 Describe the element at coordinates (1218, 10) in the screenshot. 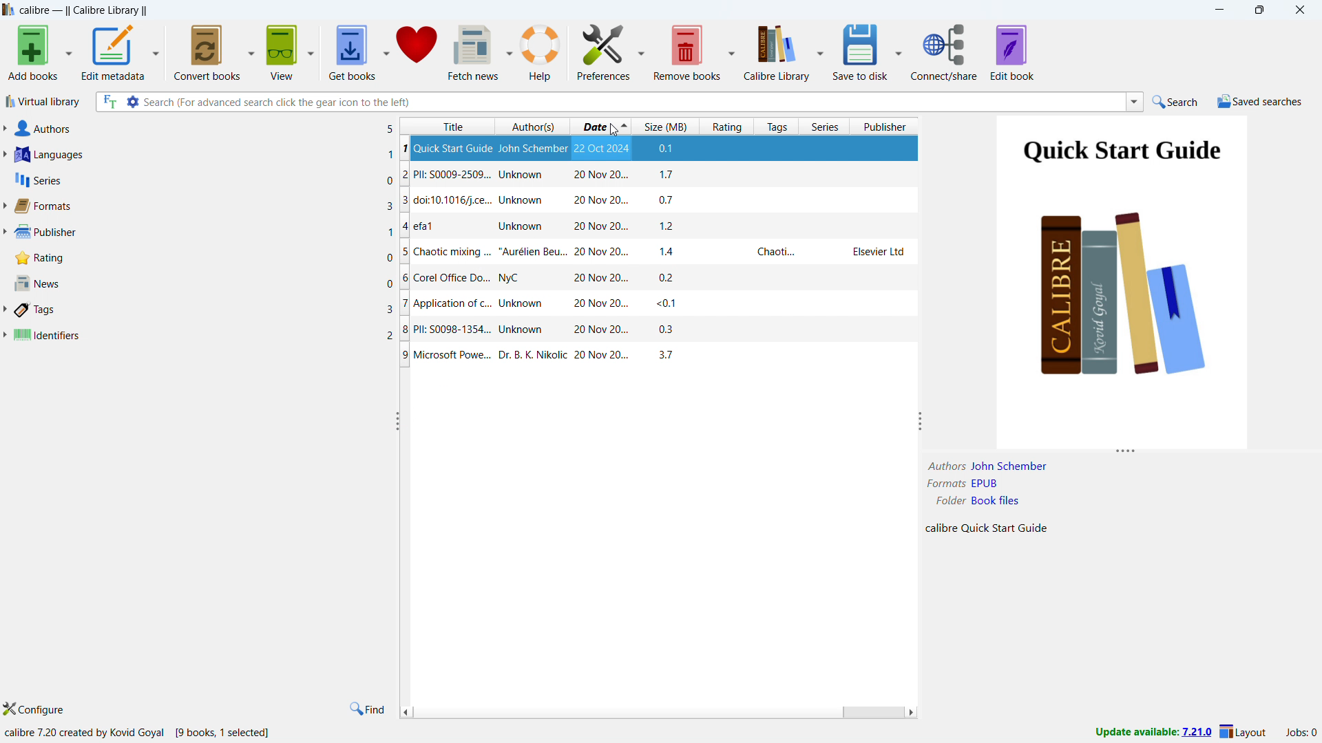

I see `minimize` at that location.